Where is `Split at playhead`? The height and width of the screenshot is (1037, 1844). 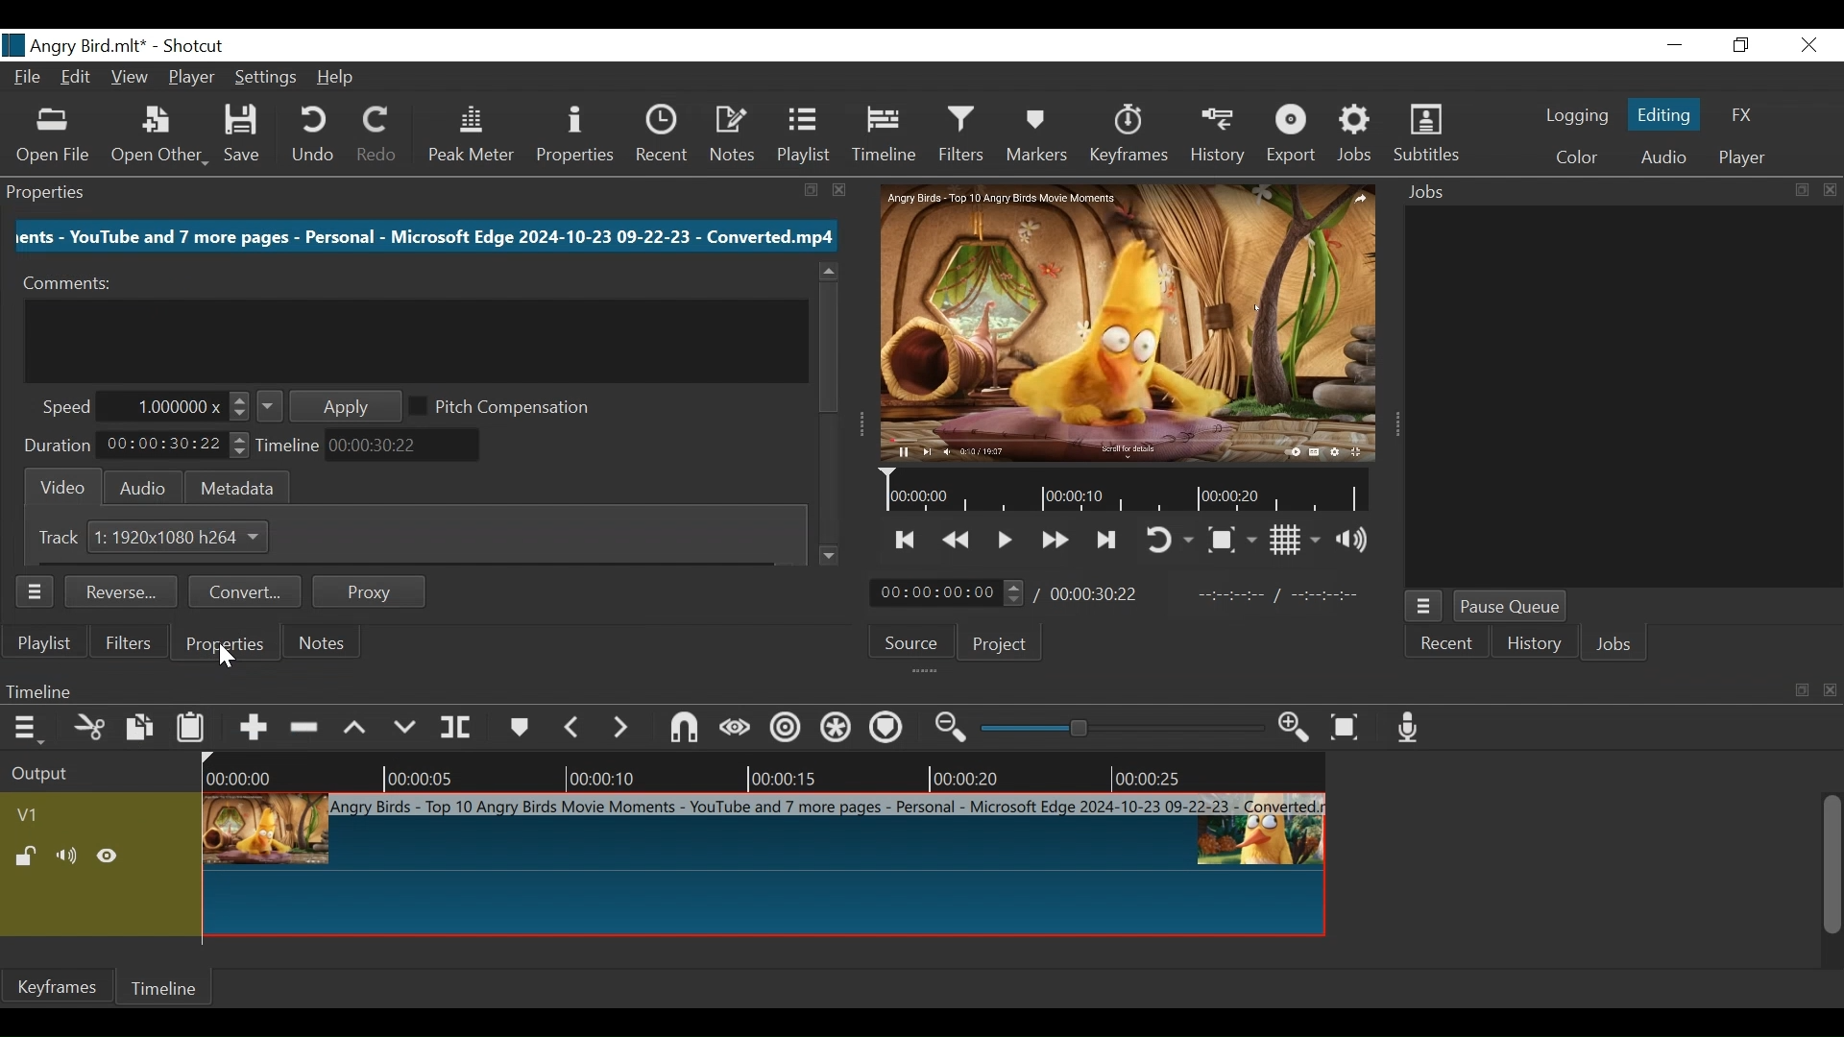
Split at playhead is located at coordinates (459, 729).